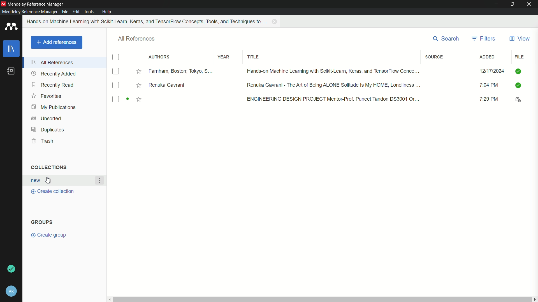  I want to click on search, so click(447, 39).